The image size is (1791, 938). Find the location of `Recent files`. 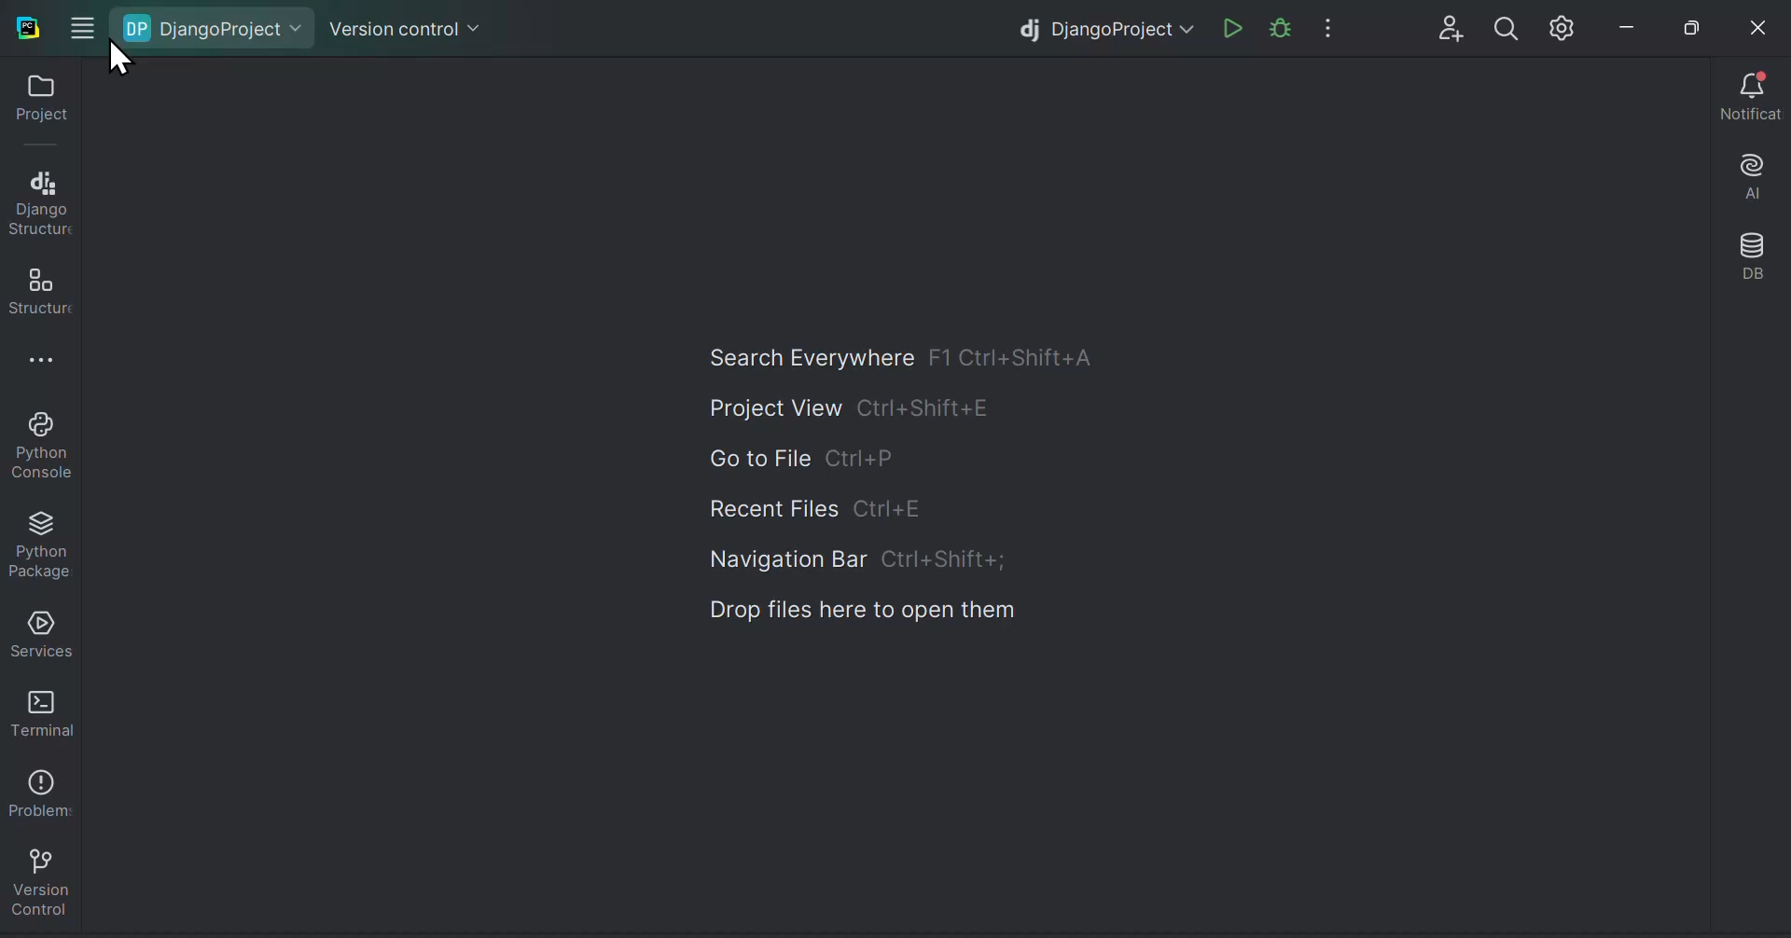

Recent files is located at coordinates (824, 508).